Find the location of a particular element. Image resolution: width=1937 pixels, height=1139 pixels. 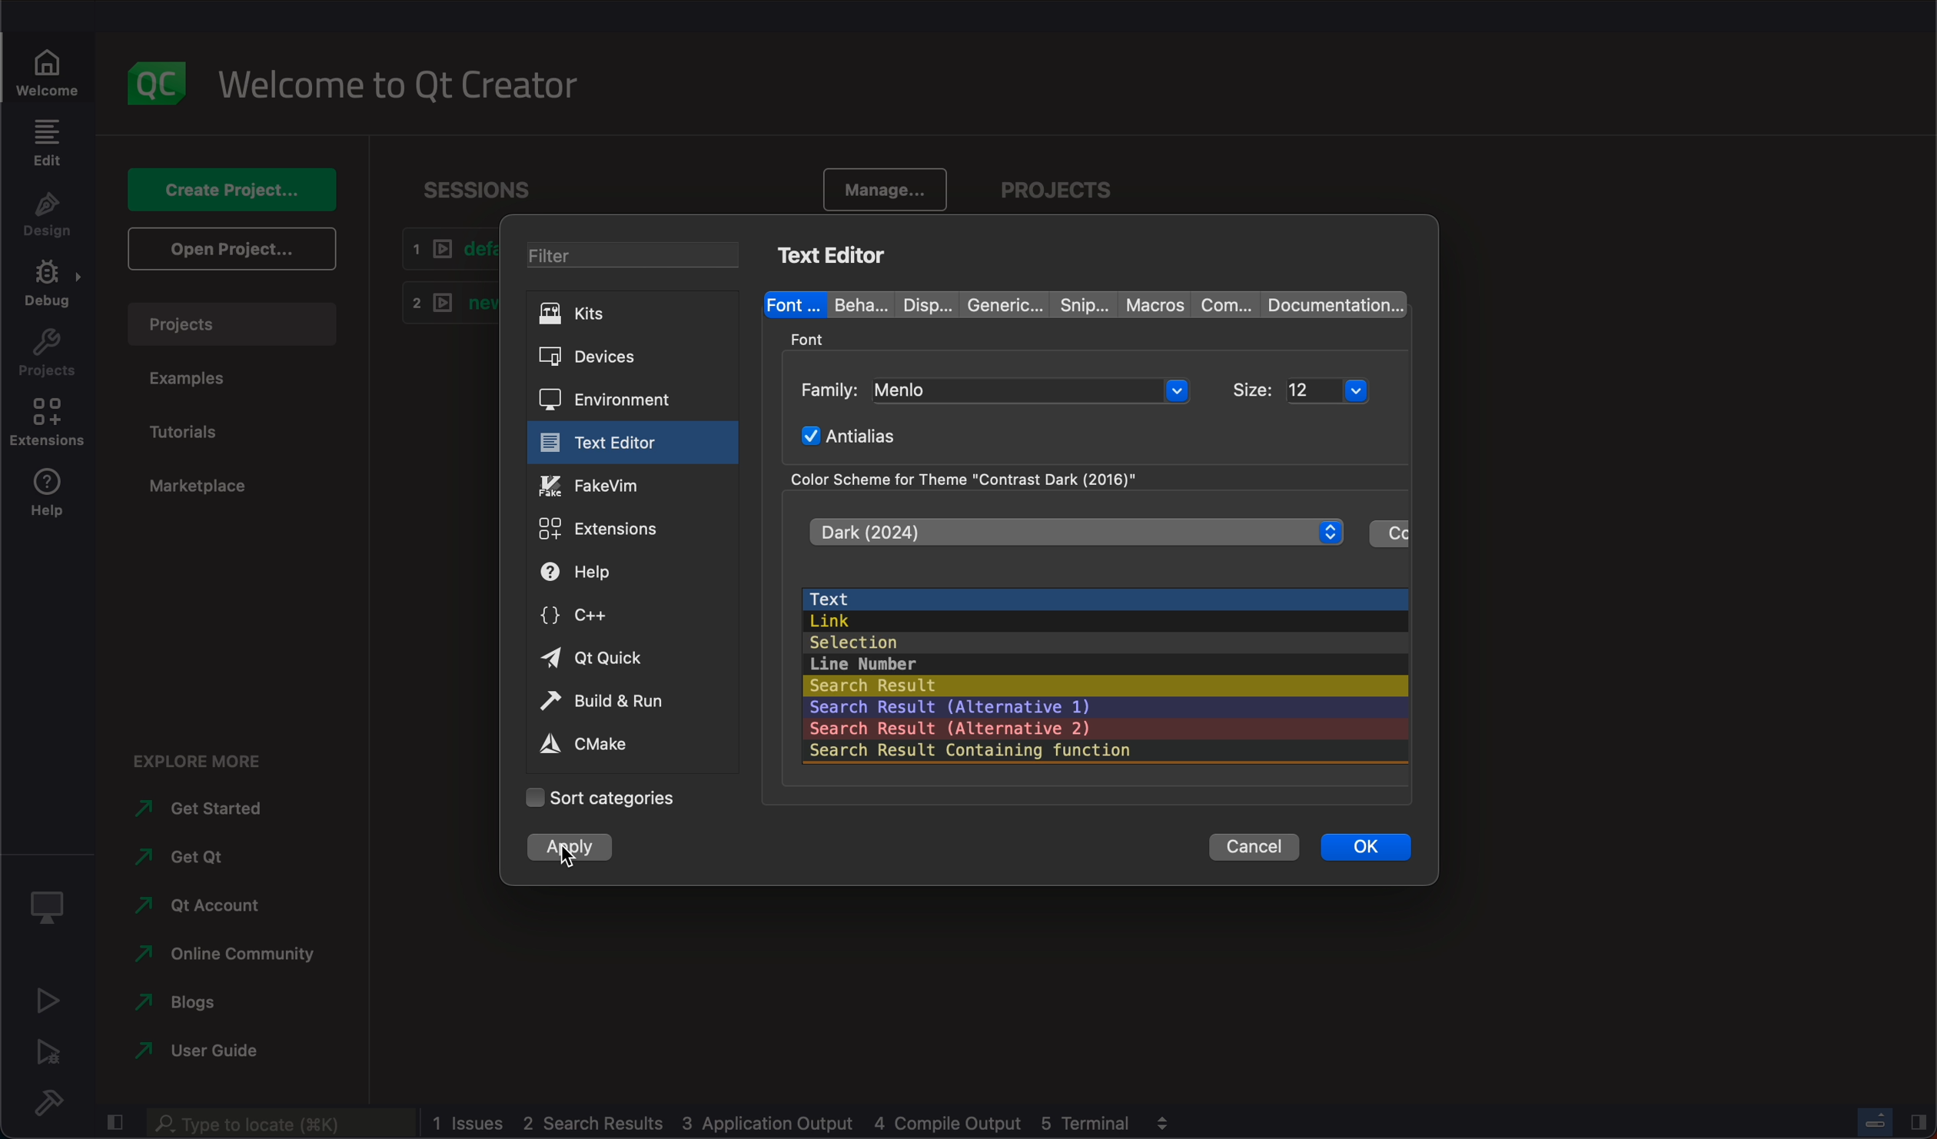

account is located at coordinates (204, 908).